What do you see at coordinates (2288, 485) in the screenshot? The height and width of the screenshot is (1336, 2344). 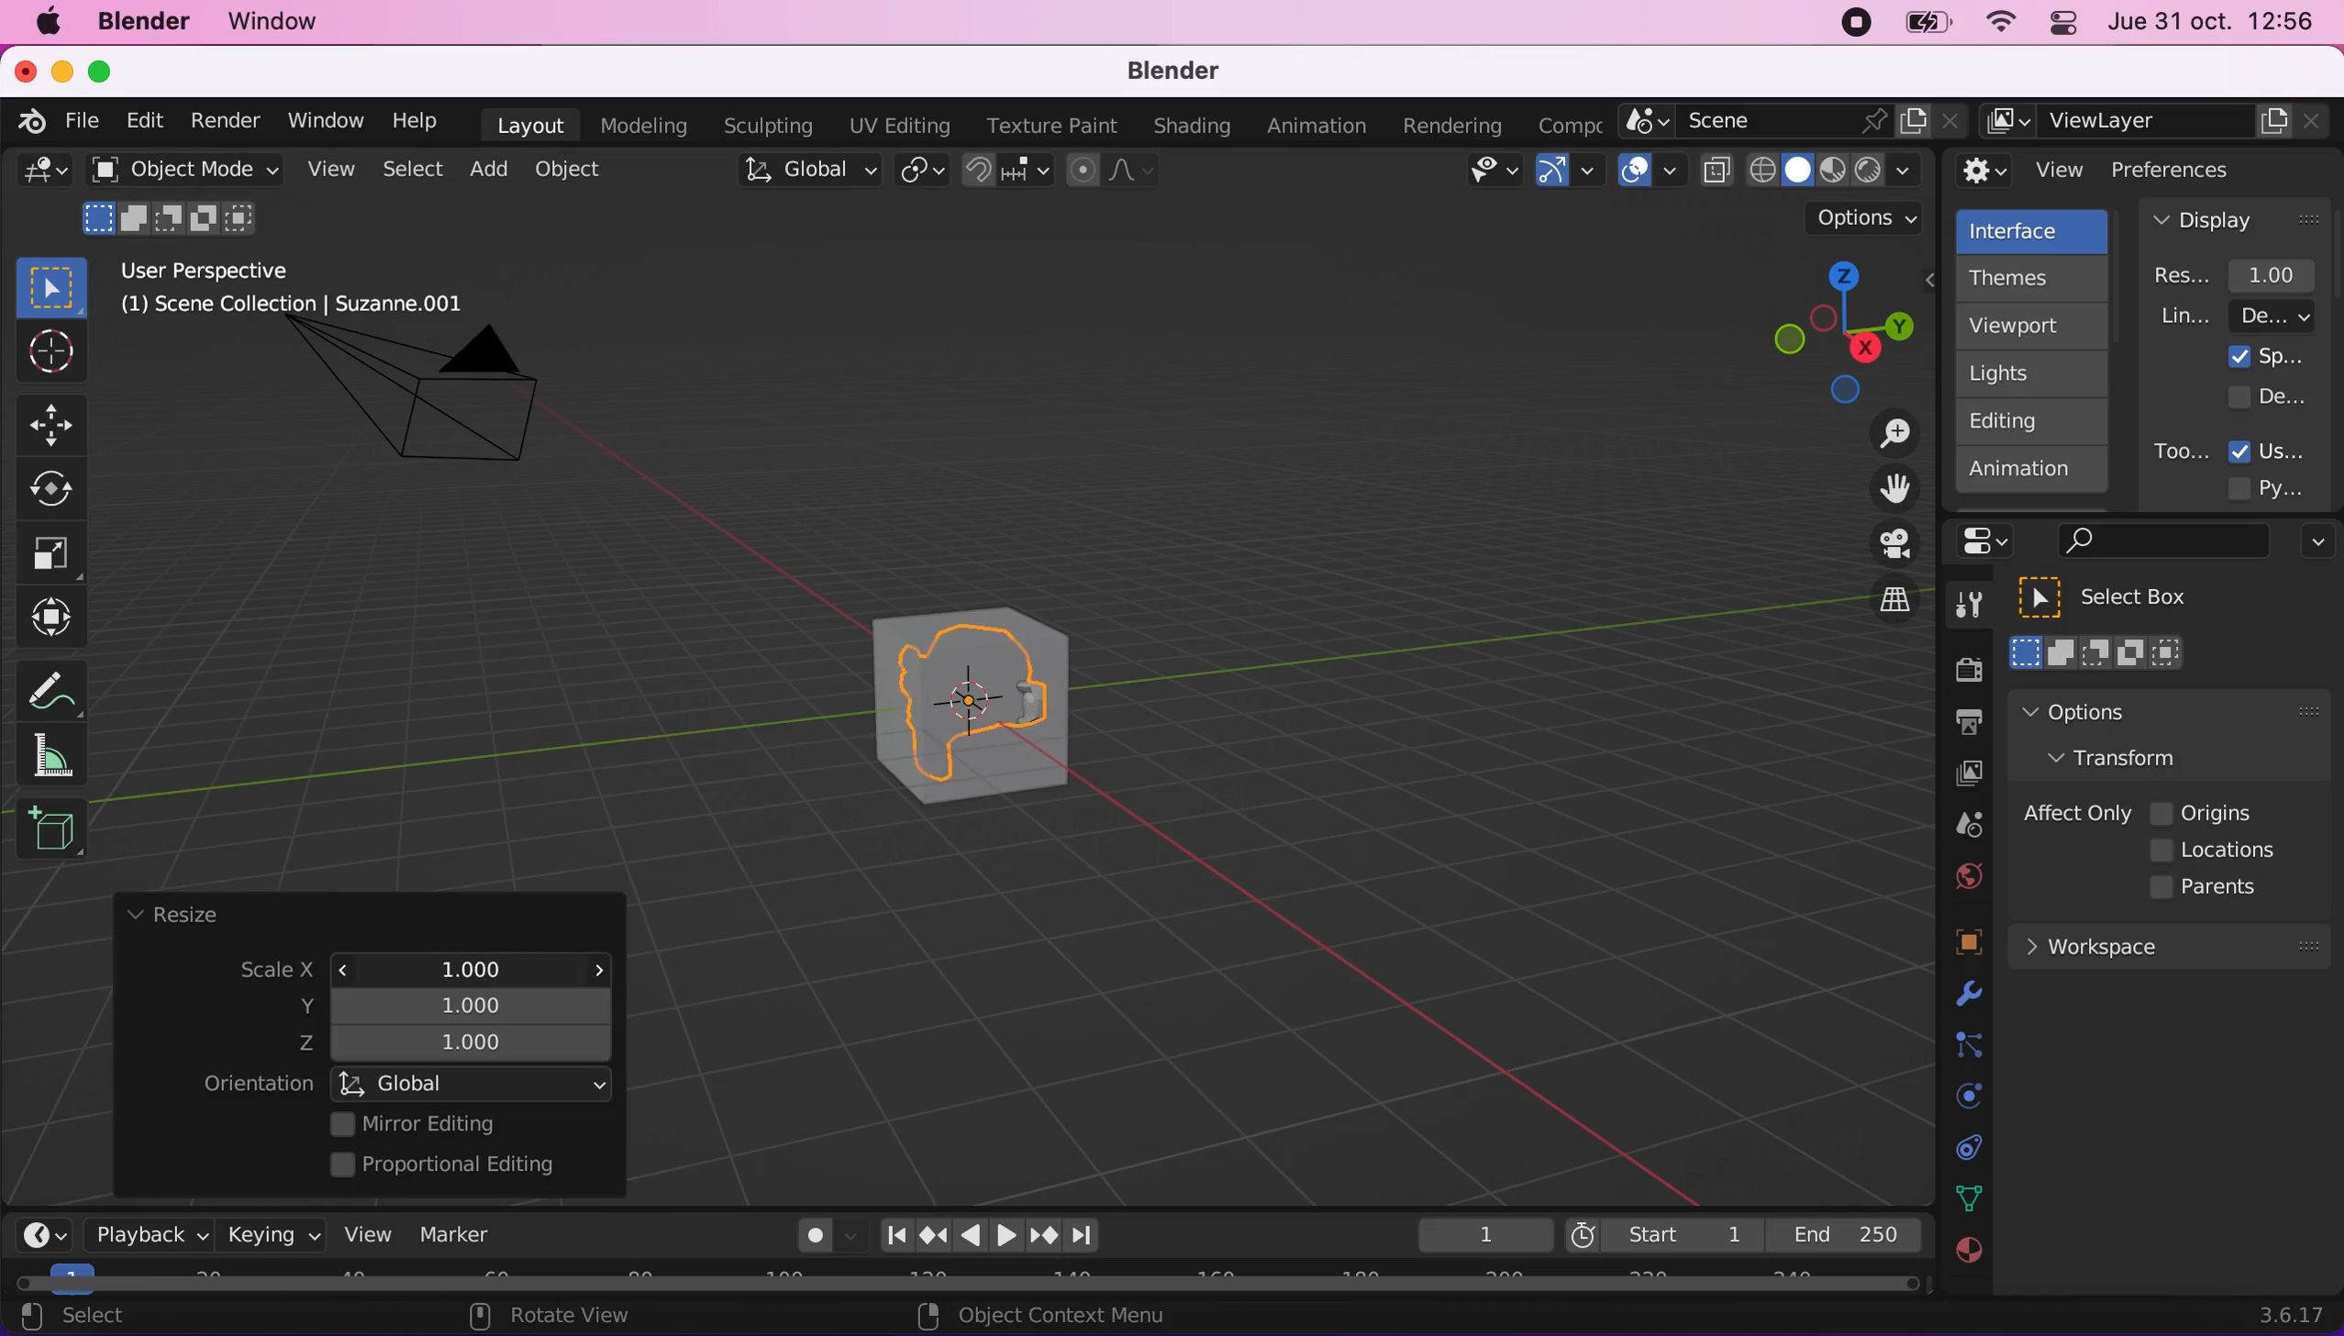 I see `python tooltips` at bounding box center [2288, 485].